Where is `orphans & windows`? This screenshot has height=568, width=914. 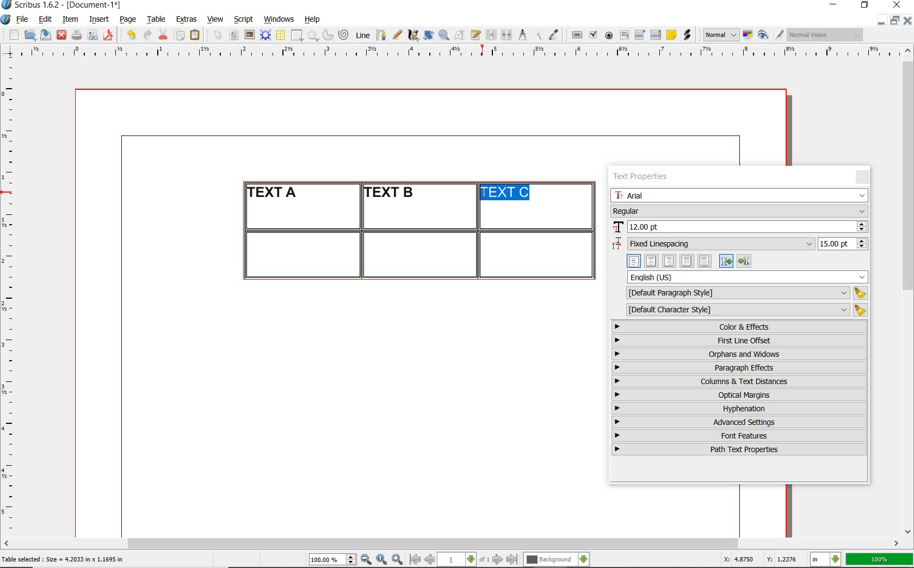
orphans & windows is located at coordinates (738, 355).